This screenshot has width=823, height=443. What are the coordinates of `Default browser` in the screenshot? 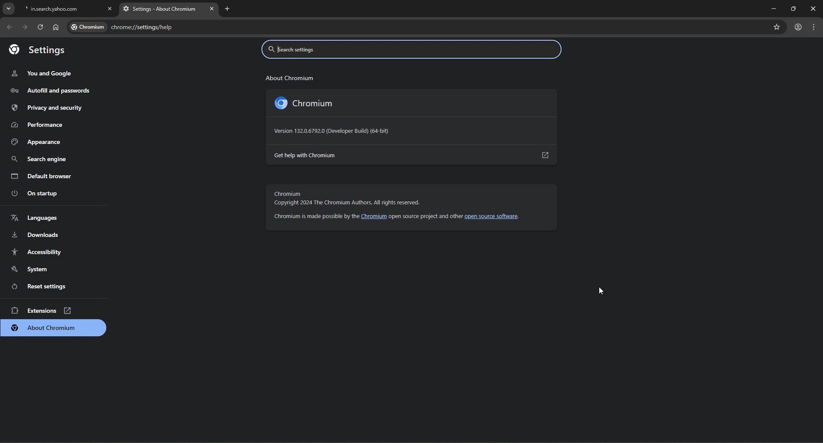 It's located at (45, 174).